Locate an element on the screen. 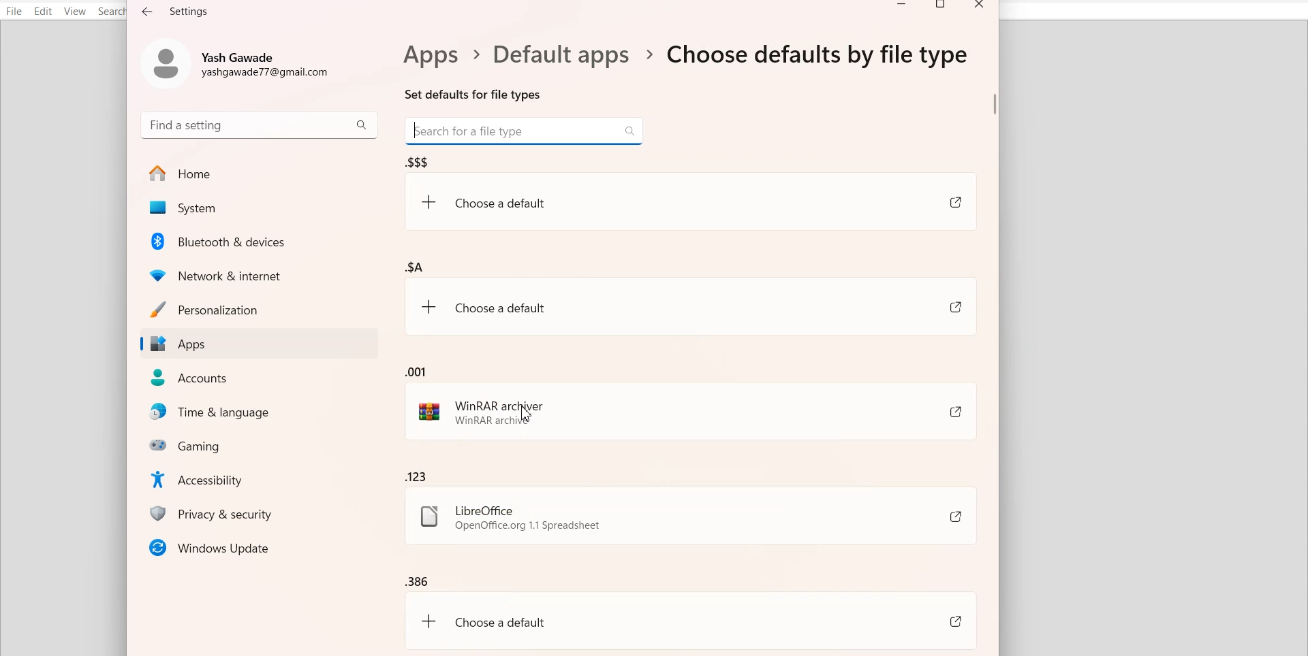  Network & Internet is located at coordinates (260, 274).